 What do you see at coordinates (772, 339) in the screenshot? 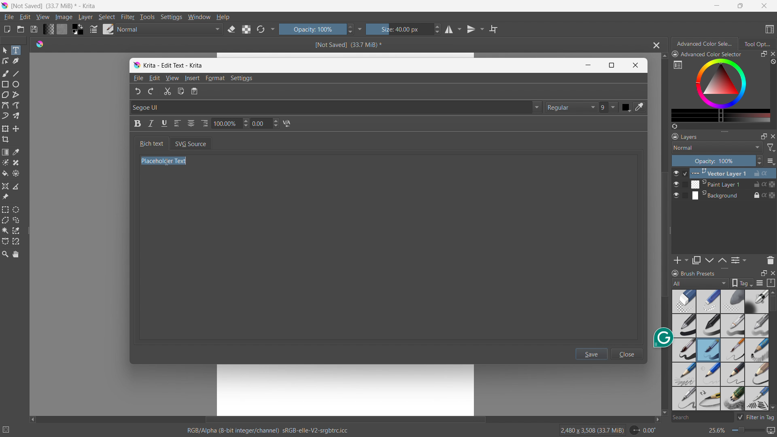
I see `scrollbar` at bounding box center [772, 339].